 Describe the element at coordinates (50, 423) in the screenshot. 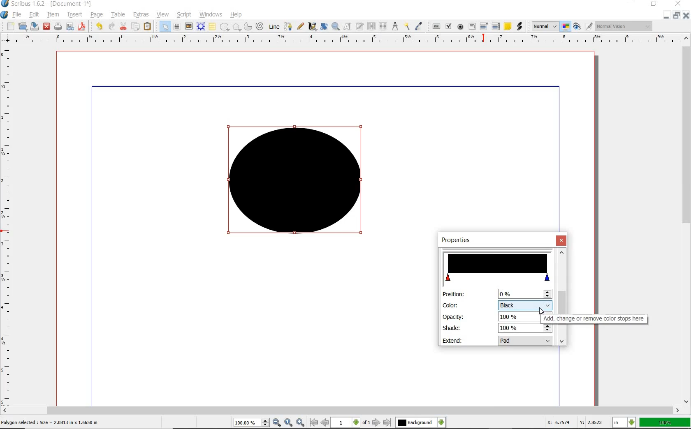

I see `selected` at that location.